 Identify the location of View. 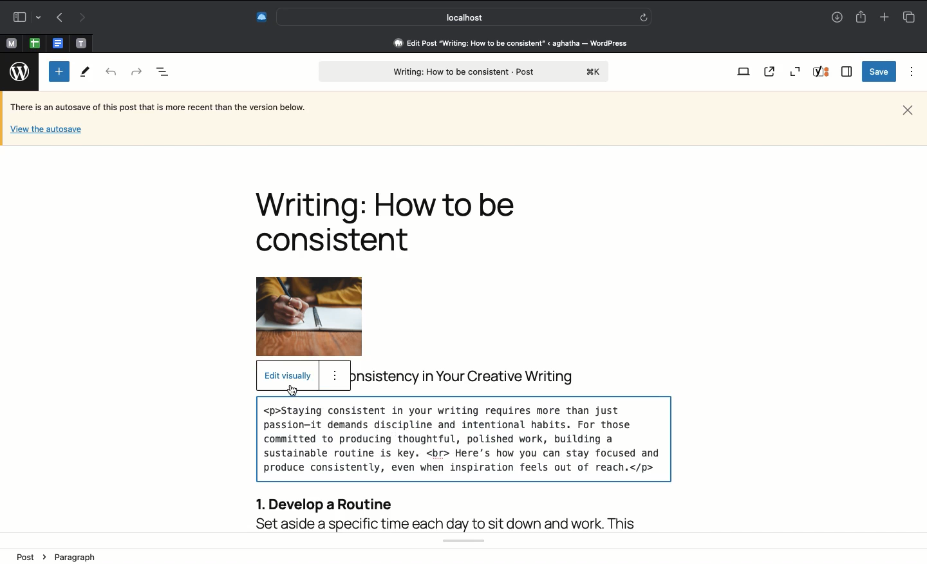
(743, 73).